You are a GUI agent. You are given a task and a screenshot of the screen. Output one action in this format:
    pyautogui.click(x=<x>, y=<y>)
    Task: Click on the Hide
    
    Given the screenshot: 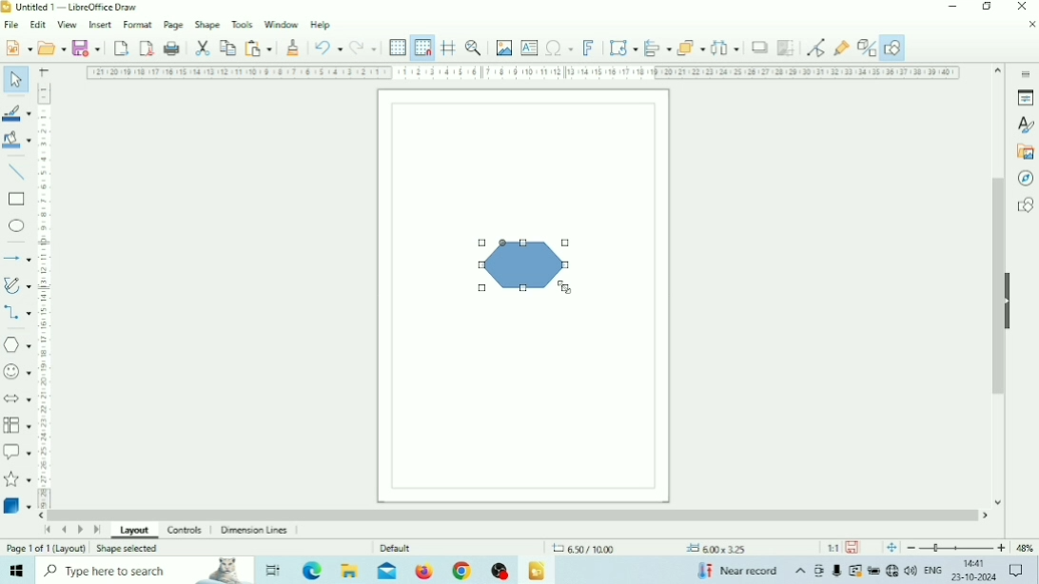 What is the action you would take?
    pyautogui.click(x=1010, y=299)
    